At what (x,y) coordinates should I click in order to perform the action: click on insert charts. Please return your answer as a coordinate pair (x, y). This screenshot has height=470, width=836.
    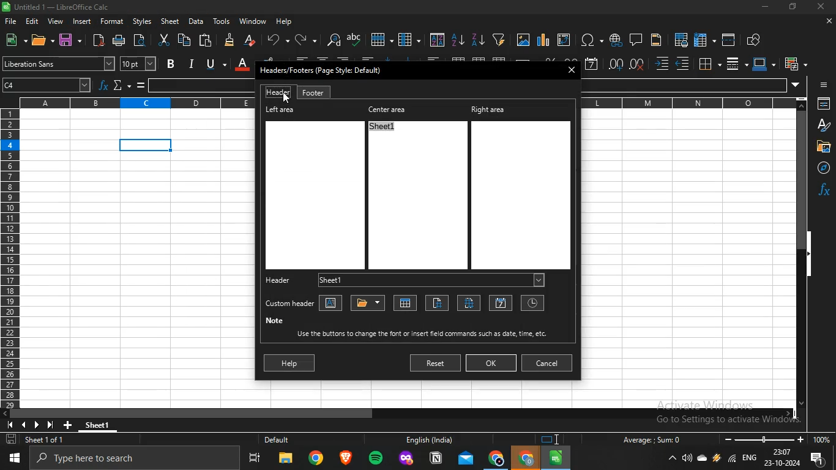
    Looking at the image, I should click on (543, 40).